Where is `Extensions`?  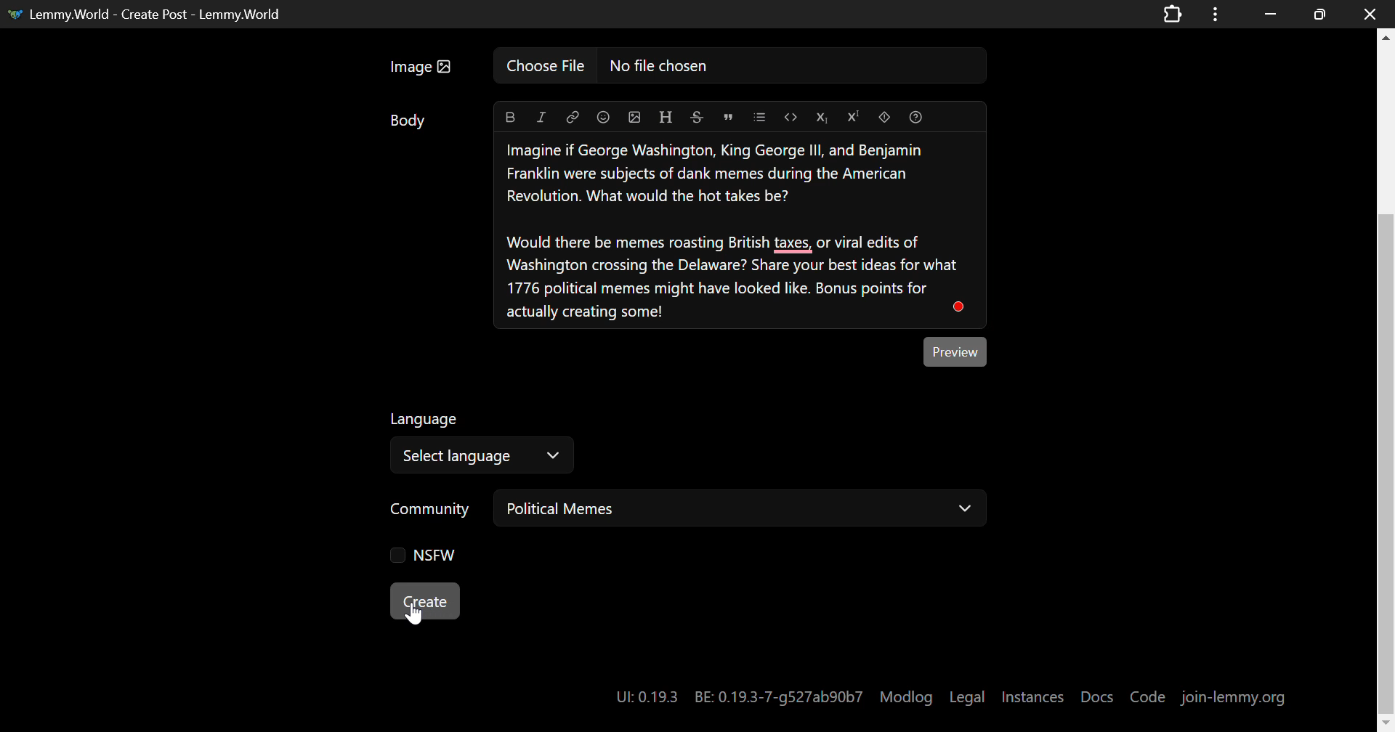 Extensions is located at coordinates (1173, 13).